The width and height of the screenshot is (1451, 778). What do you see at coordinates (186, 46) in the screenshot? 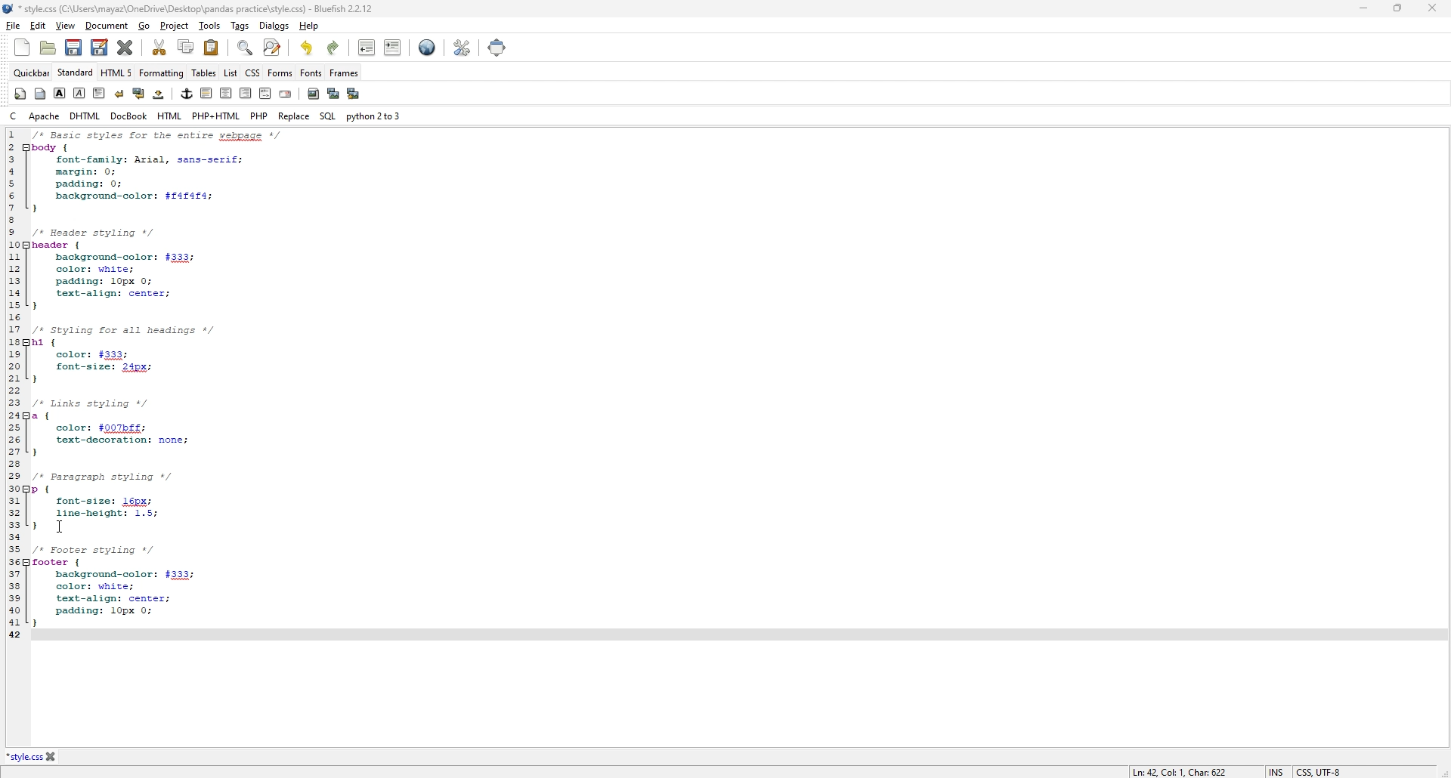
I see `copy` at bounding box center [186, 46].